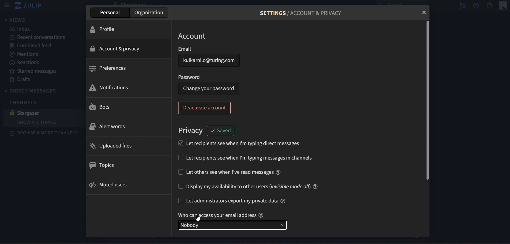 The image size is (510, 244). Describe the element at coordinates (424, 12) in the screenshot. I see `close` at that location.